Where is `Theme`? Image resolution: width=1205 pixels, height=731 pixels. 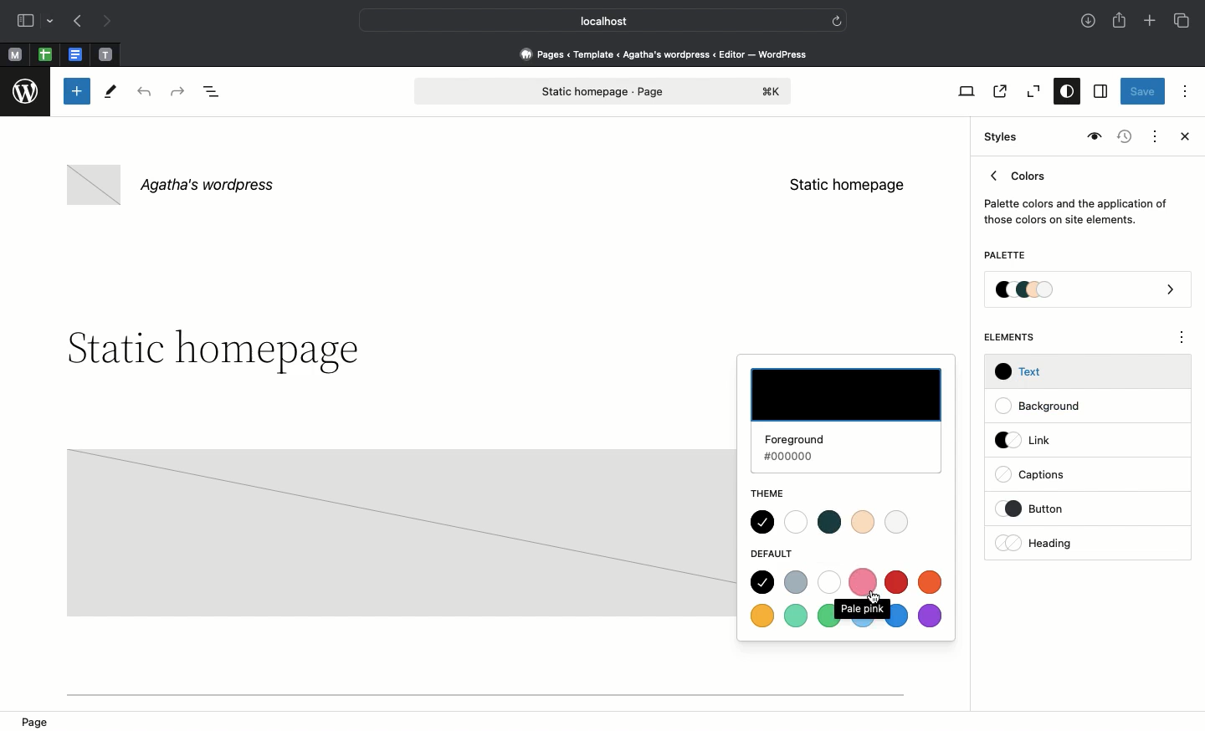
Theme is located at coordinates (779, 494).